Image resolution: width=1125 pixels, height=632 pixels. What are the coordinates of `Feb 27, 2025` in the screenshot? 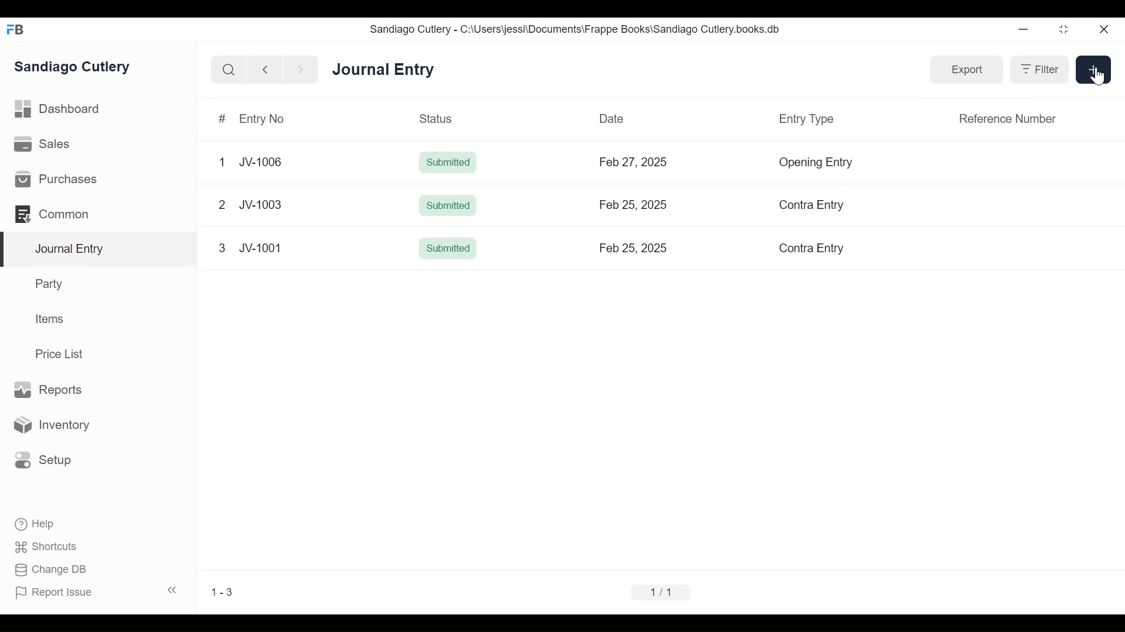 It's located at (632, 161).